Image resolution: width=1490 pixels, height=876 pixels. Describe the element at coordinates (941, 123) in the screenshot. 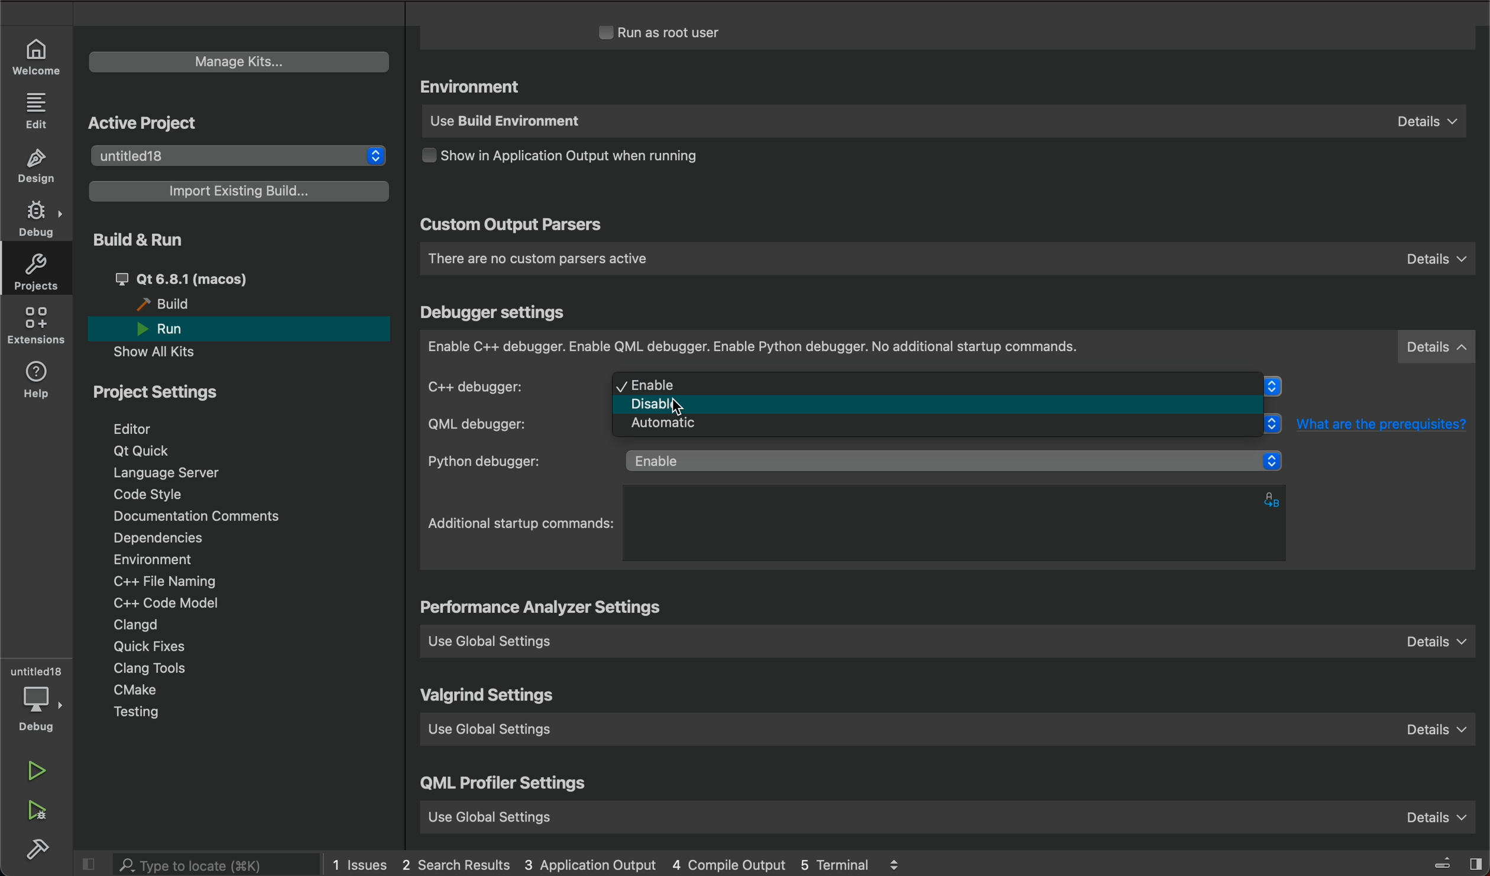

I see `use build ` at that location.